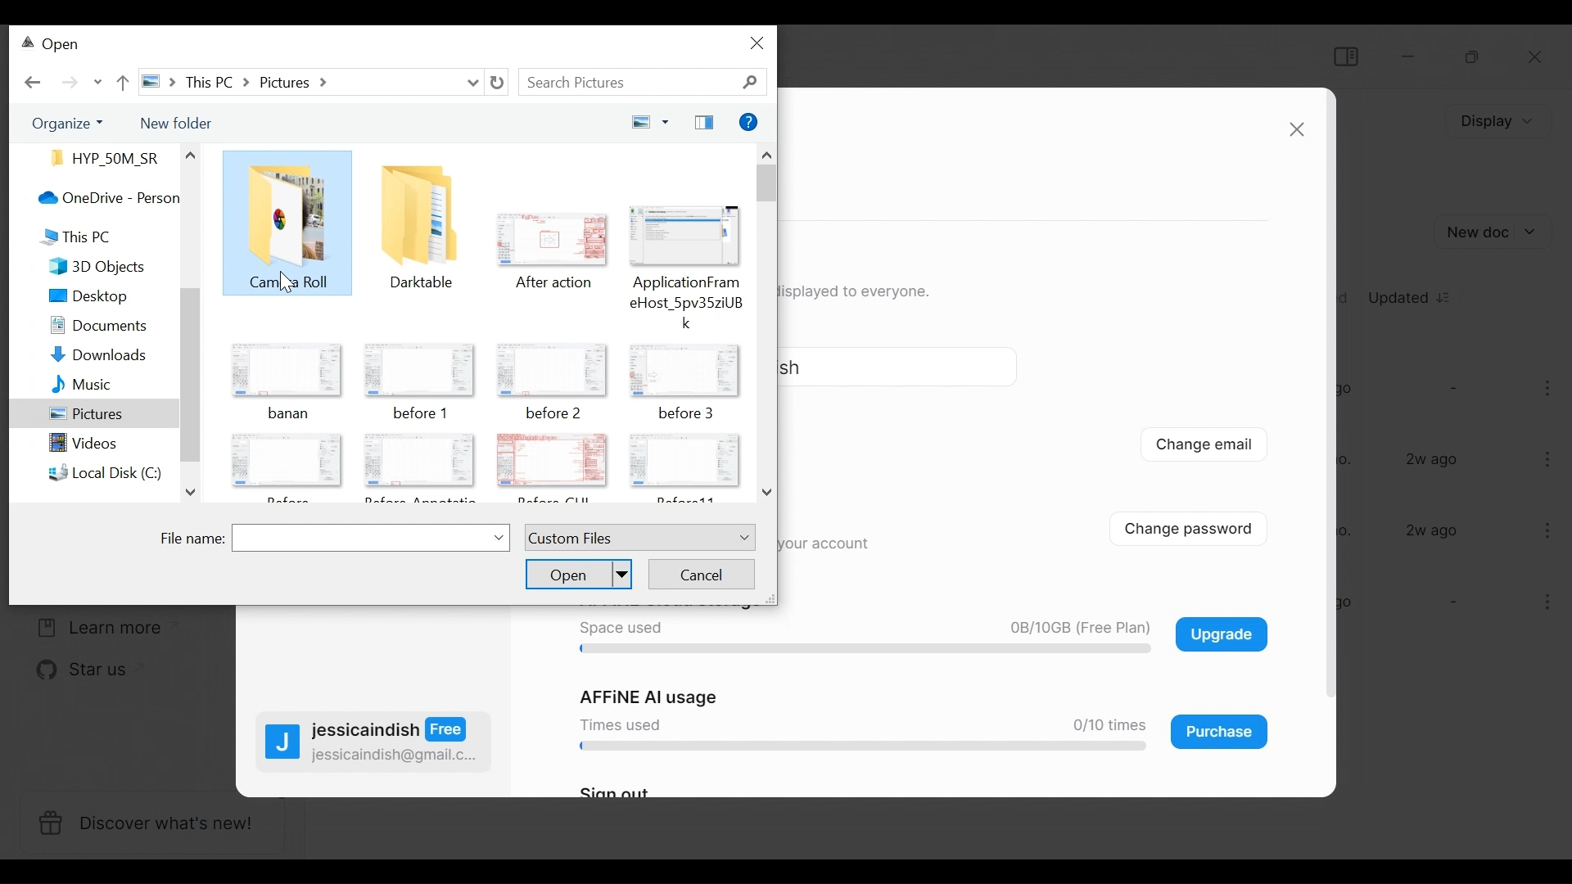  Describe the element at coordinates (121, 81) in the screenshot. I see `Parent` at that location.